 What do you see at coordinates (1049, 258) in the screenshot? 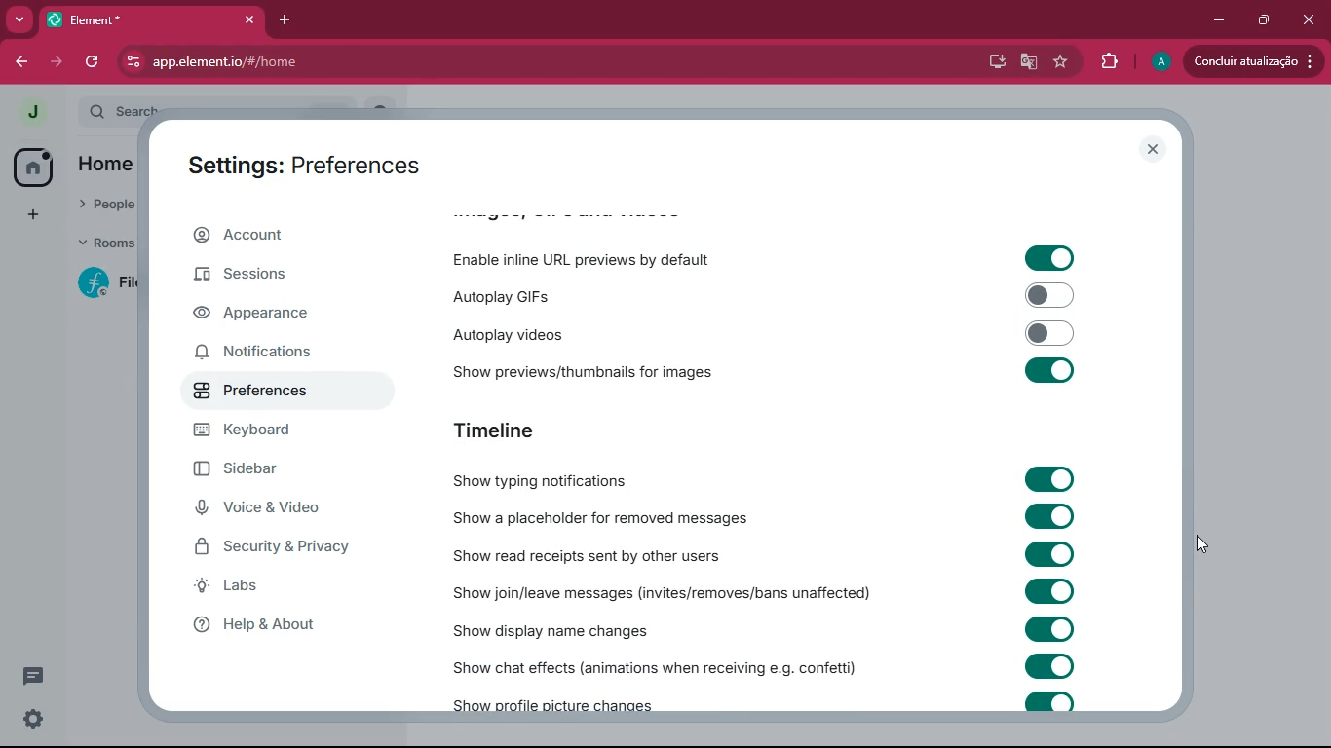
I see `toggle on/off` at bounding box center [1049, 258].